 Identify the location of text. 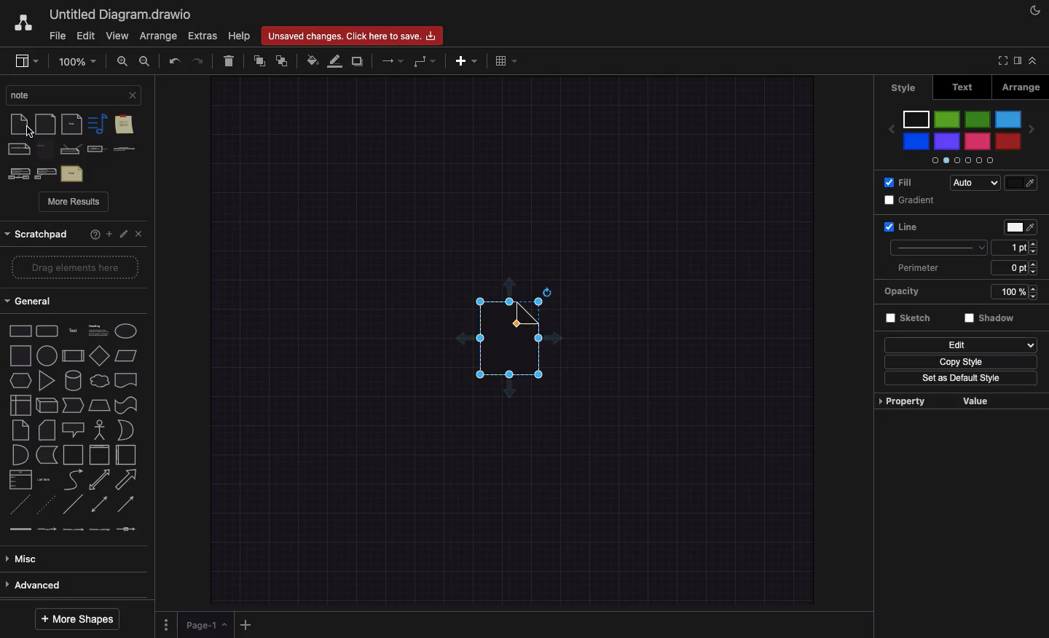
(72, 173).